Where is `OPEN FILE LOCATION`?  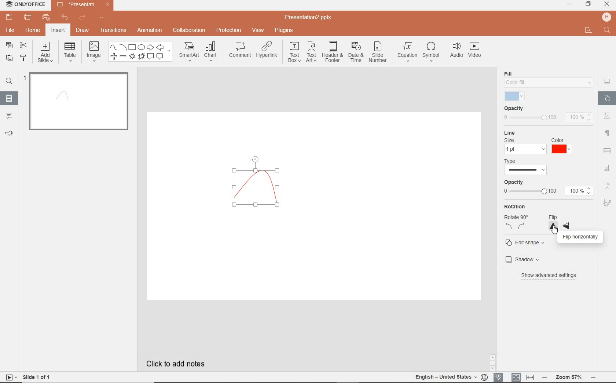
OPEN FILE LOCATION is located at coordinates (589, 30).